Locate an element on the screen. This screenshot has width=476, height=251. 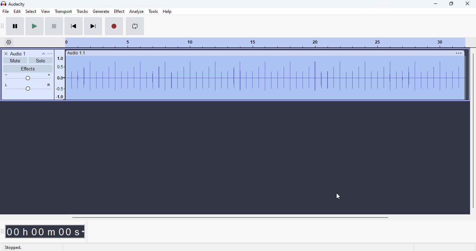
audio 1 is located at coordinates (18, 54).